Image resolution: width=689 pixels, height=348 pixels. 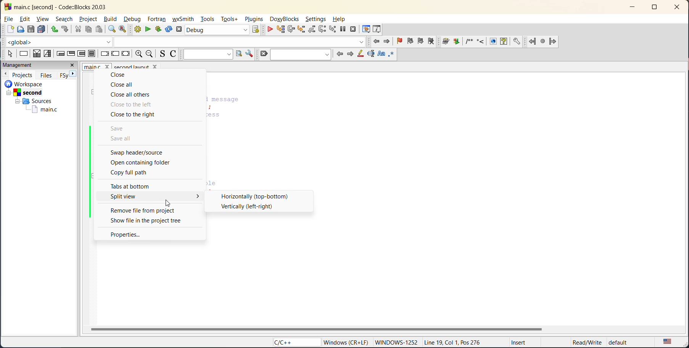 What do you see at coordinates (65, 29) in the screenshot?
I see `redo` at bounding box center [65, 29].